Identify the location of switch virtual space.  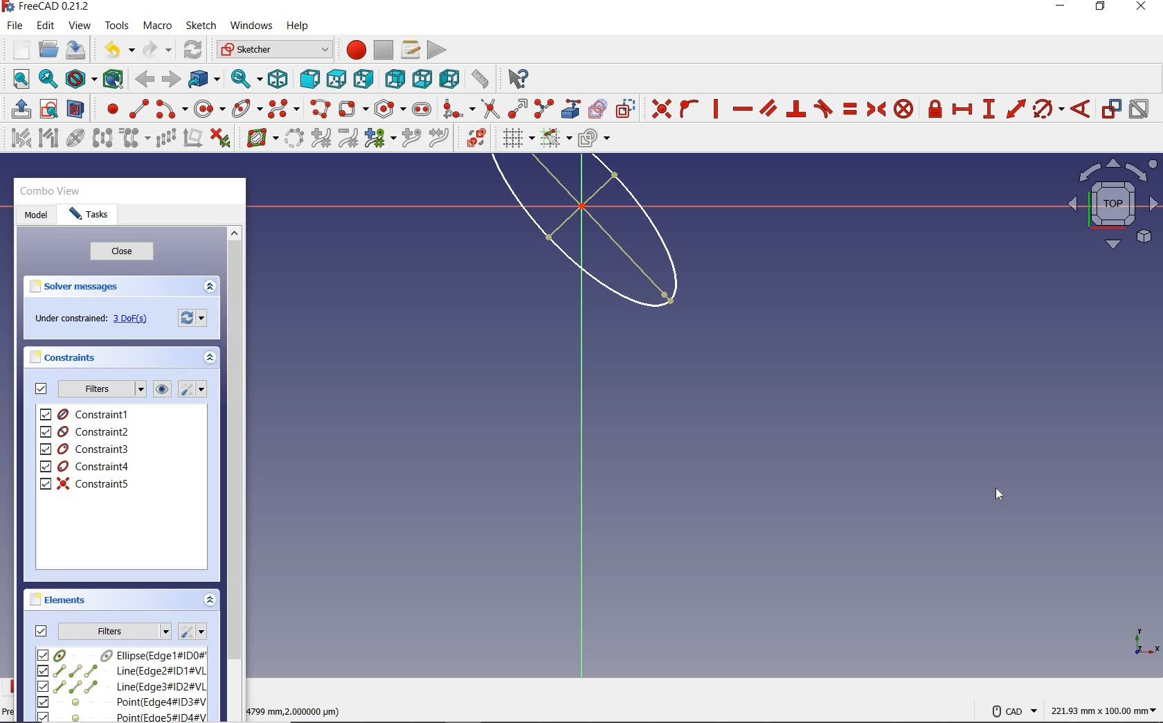
(476, 138).